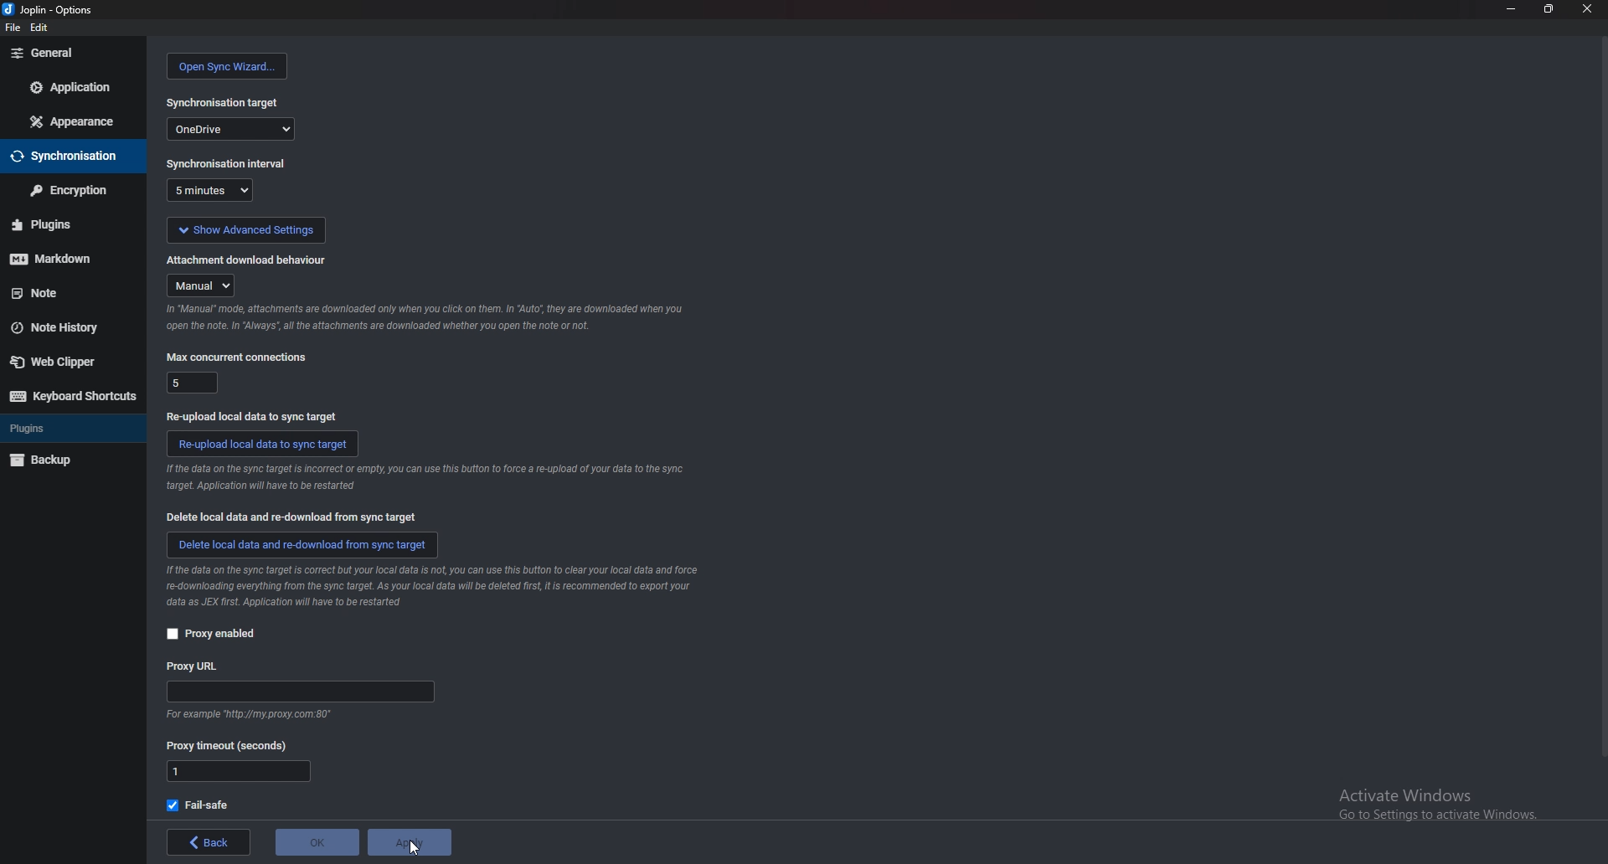 The image size is (1608, 864). Describe the element at coordinates (193, 382) in the screenshot. I see `5` at that location.